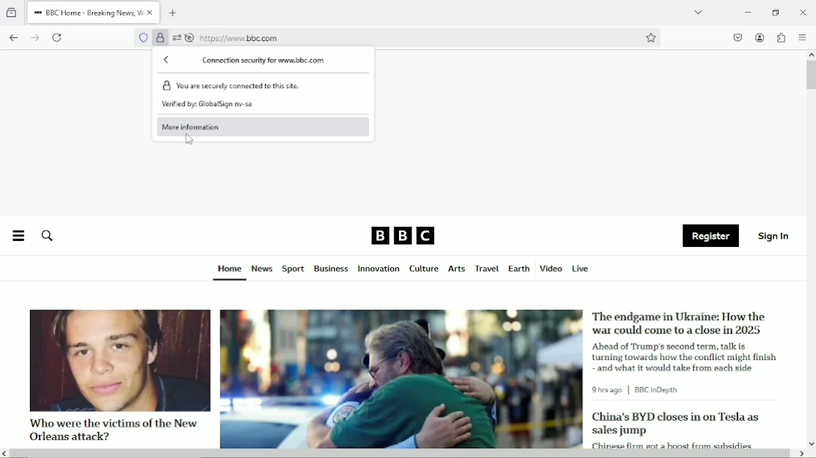  What do you see at coordinates (265, 86) in the screenshot?
I see `You are securely connected to this site` at bounding box center [265, 86].